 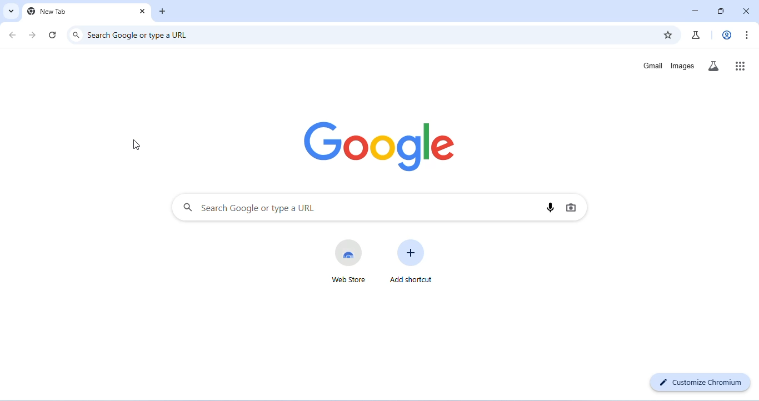 What do you see at coordinates (13, 34) in the screenshot?
I see `go back` at bounding box center [13, 34].